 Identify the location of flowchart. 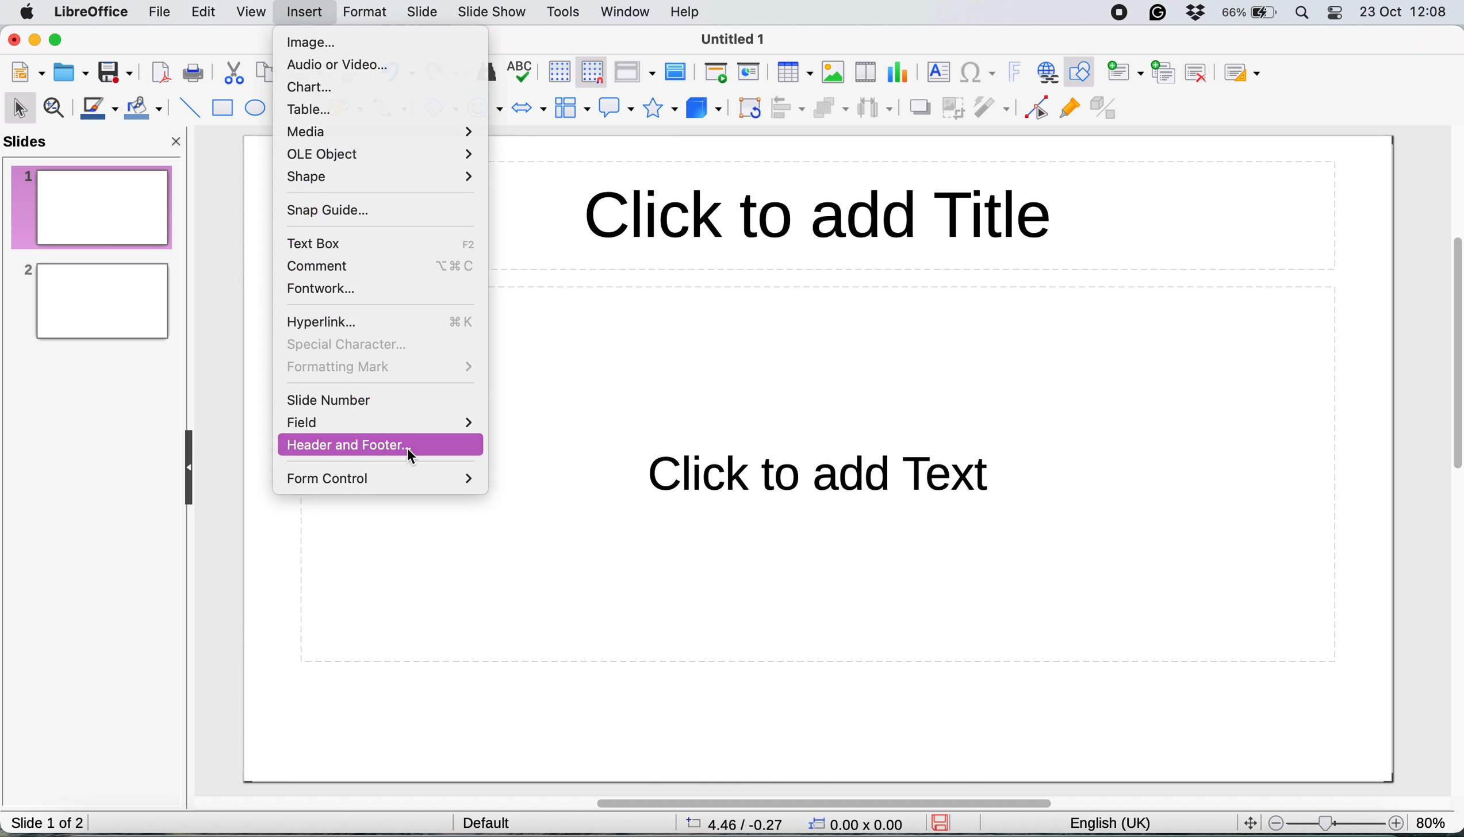
(571, 107).